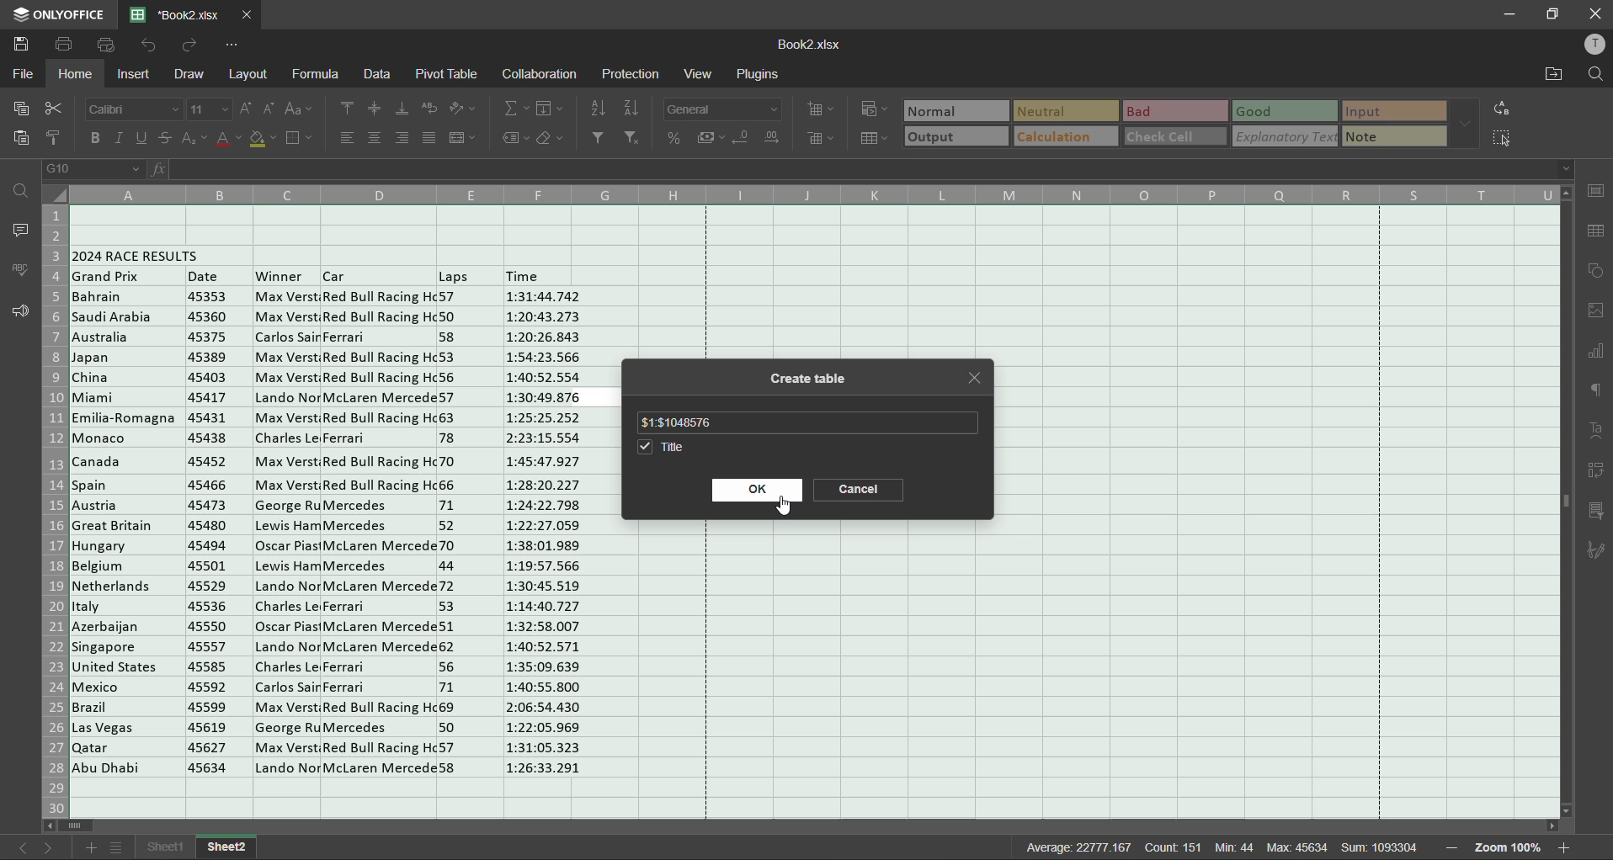  Describe the element at coordinates (633, 77) in the screenshot. I see `protection` at that location.